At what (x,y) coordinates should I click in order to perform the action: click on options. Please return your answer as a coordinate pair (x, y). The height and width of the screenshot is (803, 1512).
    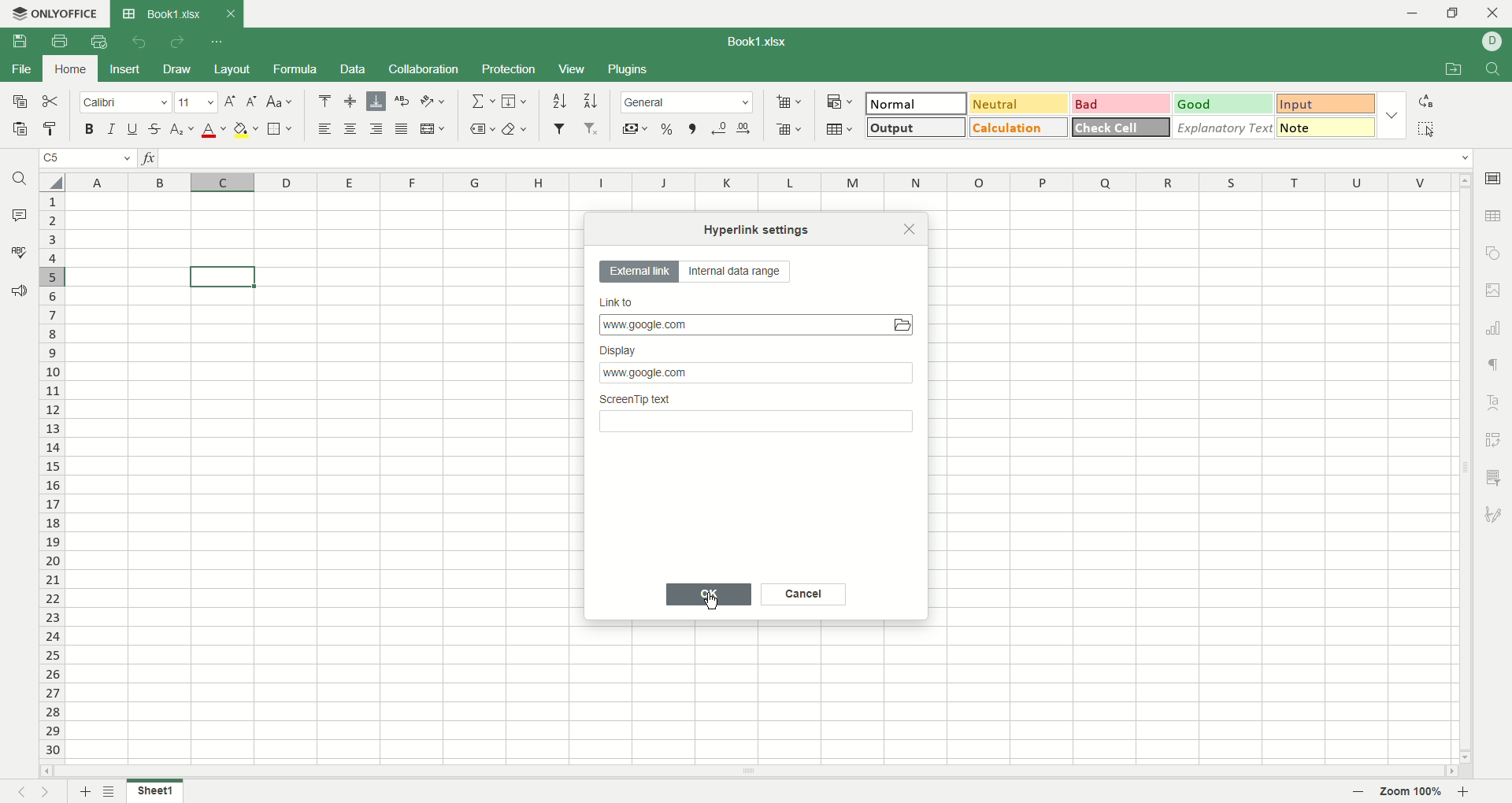
    Looking at the image, I should click on (1395, 113).